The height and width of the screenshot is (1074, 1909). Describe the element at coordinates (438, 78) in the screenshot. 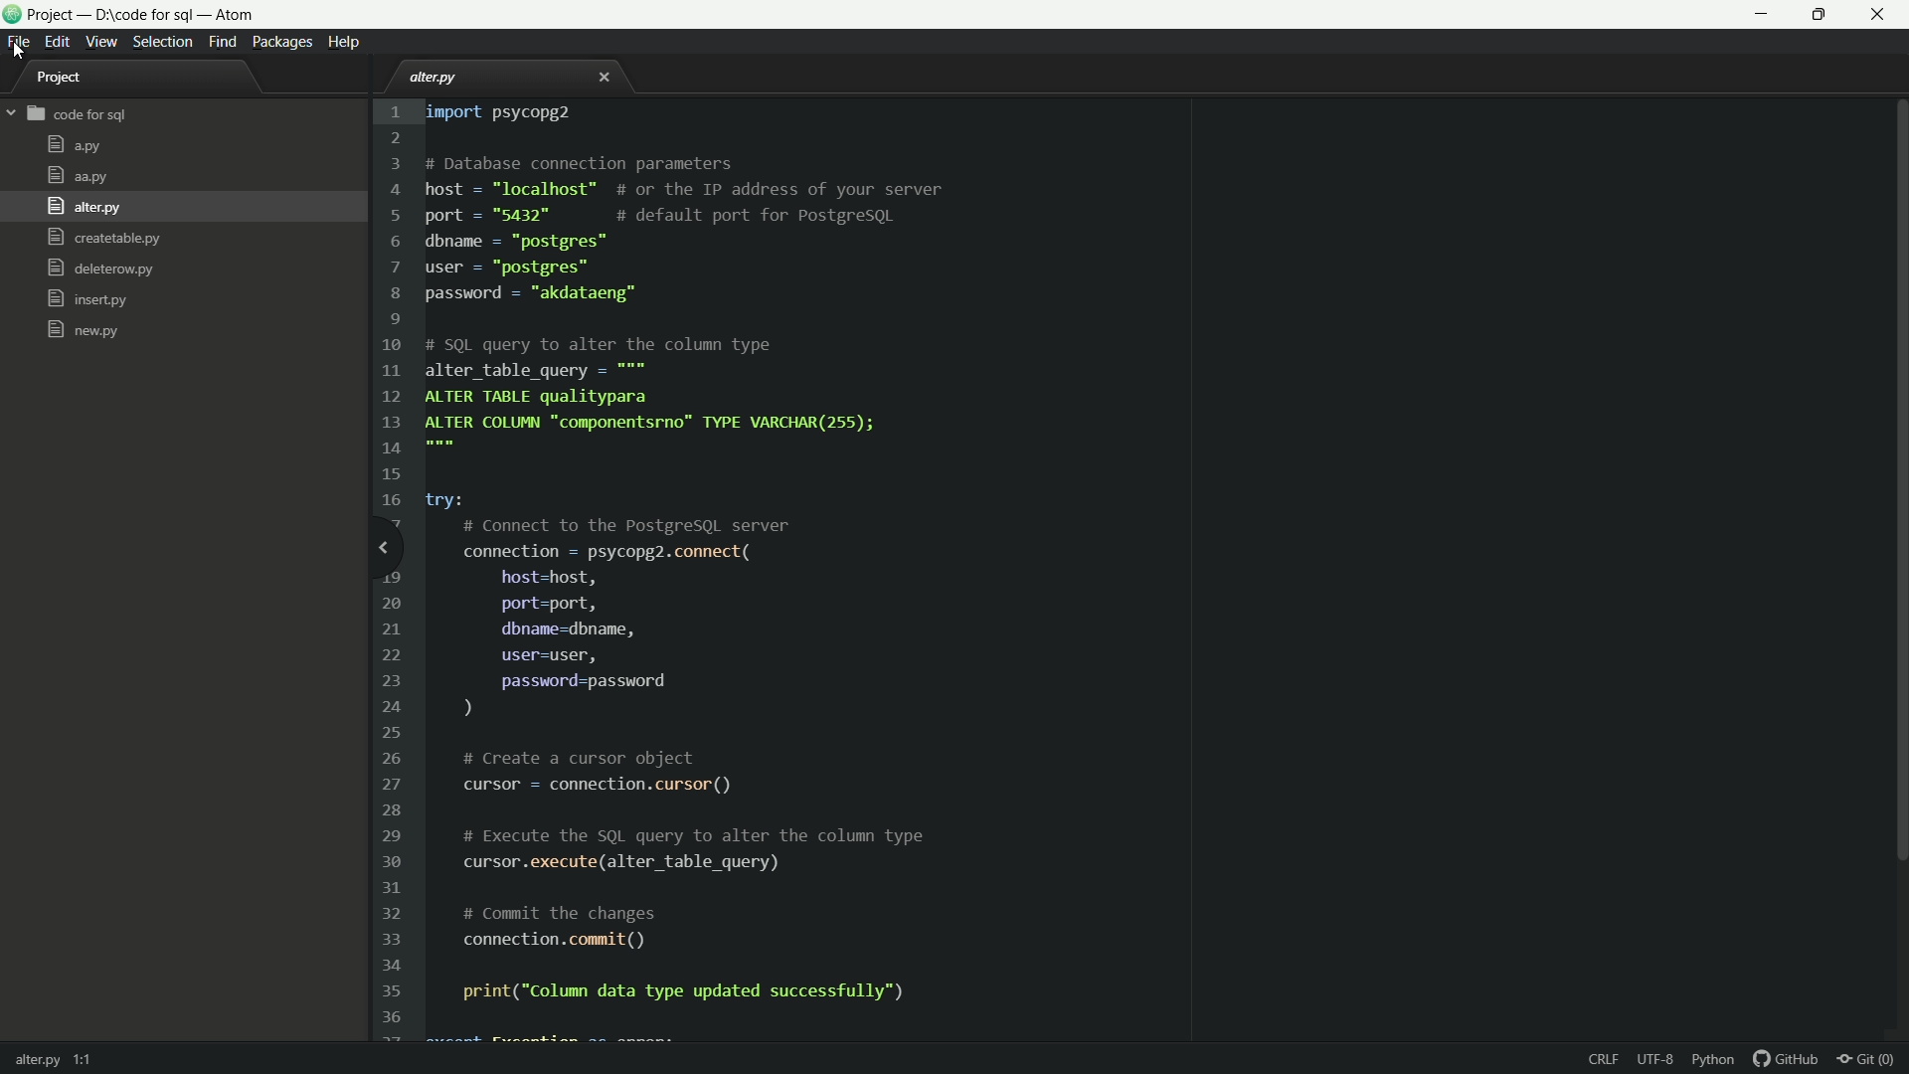

I see `alter.py file` at that location.